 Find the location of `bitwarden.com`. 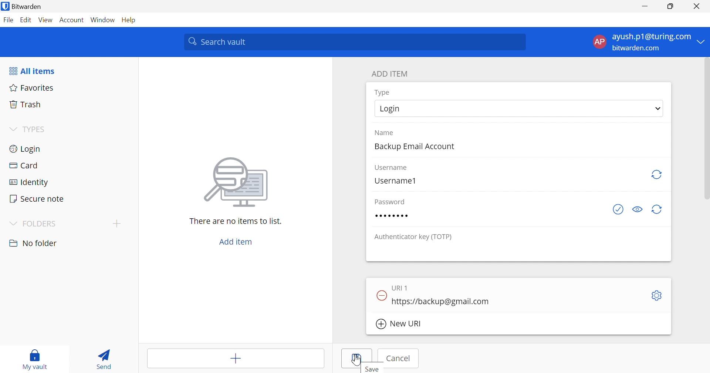

bitwarden.com is located at coordinates (638, 48).